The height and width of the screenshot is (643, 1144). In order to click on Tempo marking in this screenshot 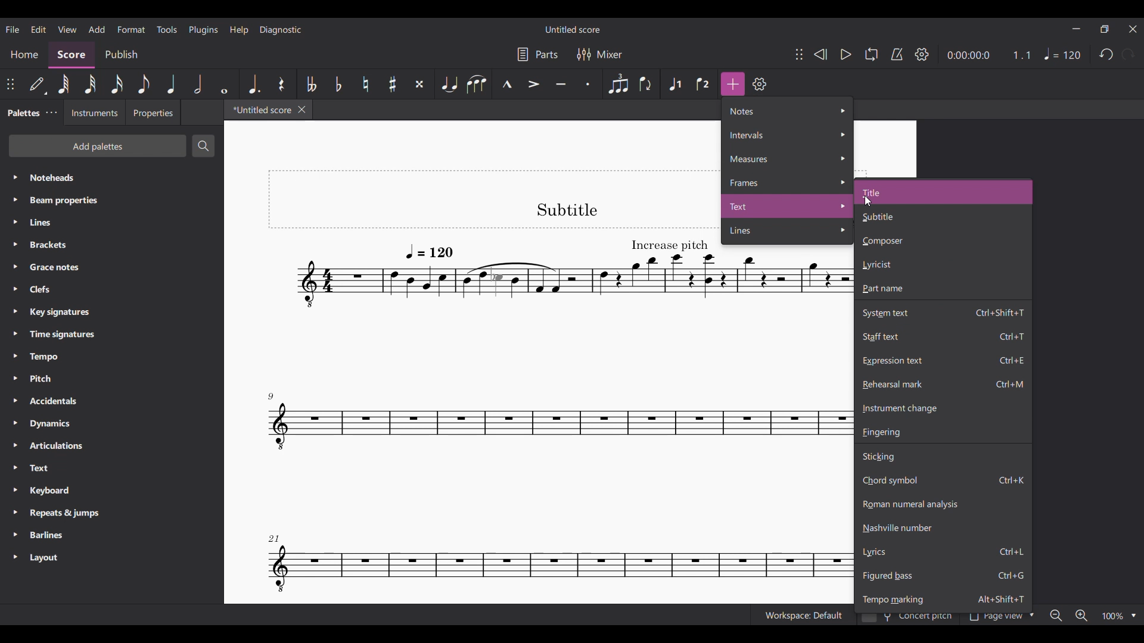, I will do `click(943, 598)`.